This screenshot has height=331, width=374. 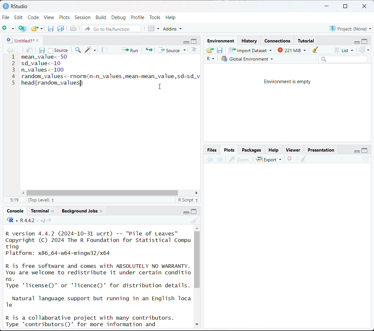 I want to click on refresh current plot, so click(x=366, y=160).